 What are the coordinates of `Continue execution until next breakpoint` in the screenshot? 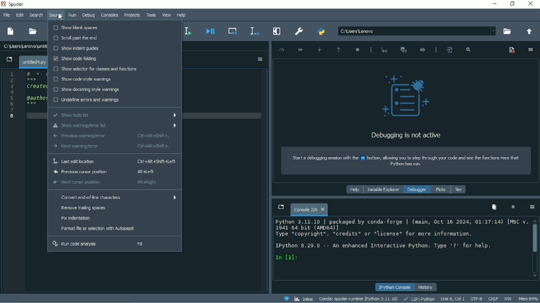 It's located at (301, 50).